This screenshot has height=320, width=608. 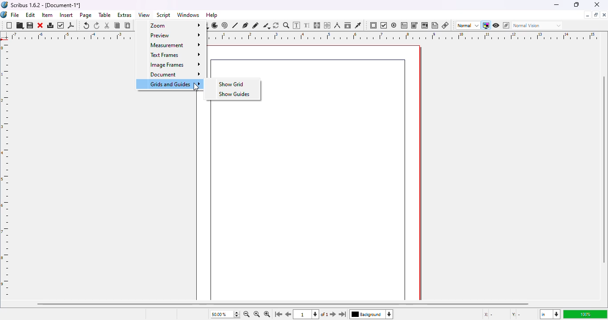 I want to click on document, so click(x=172, y=75).